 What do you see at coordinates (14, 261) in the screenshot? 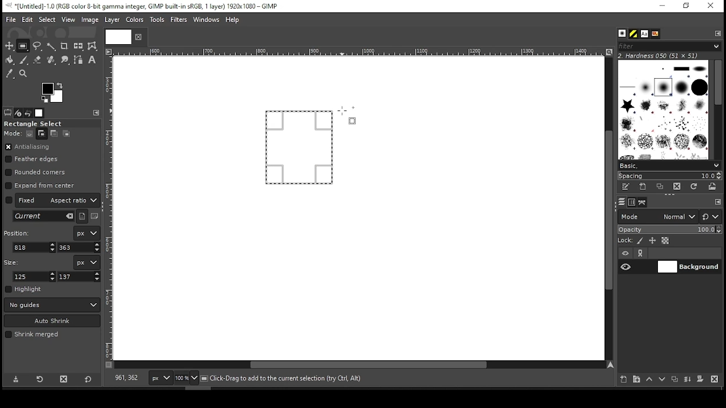
I see `size` at bounding box center [14, 261].